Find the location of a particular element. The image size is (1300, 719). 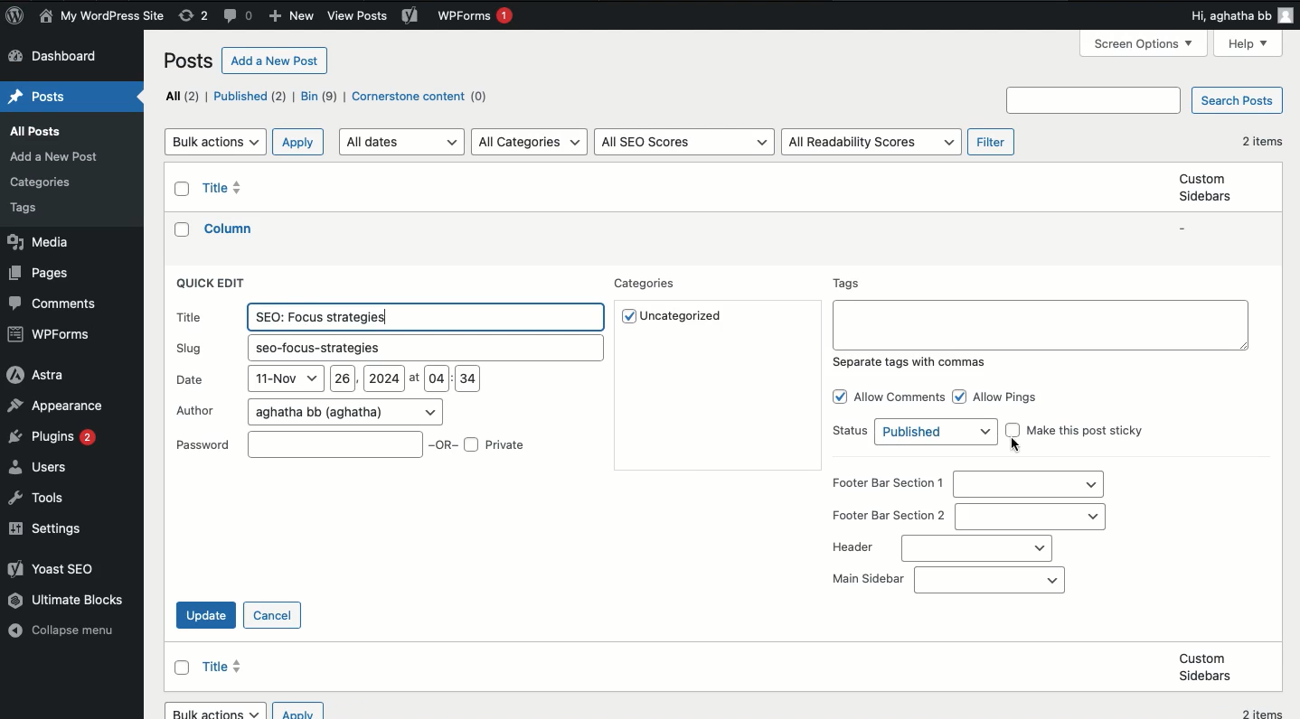

Settings is located at coordinates (50, 529).